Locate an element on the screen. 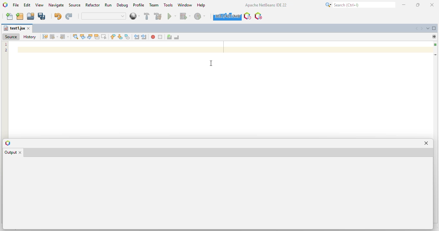 The height and width of the screenshot is (231, 439). maximize window is located at coordinates (434, 28).